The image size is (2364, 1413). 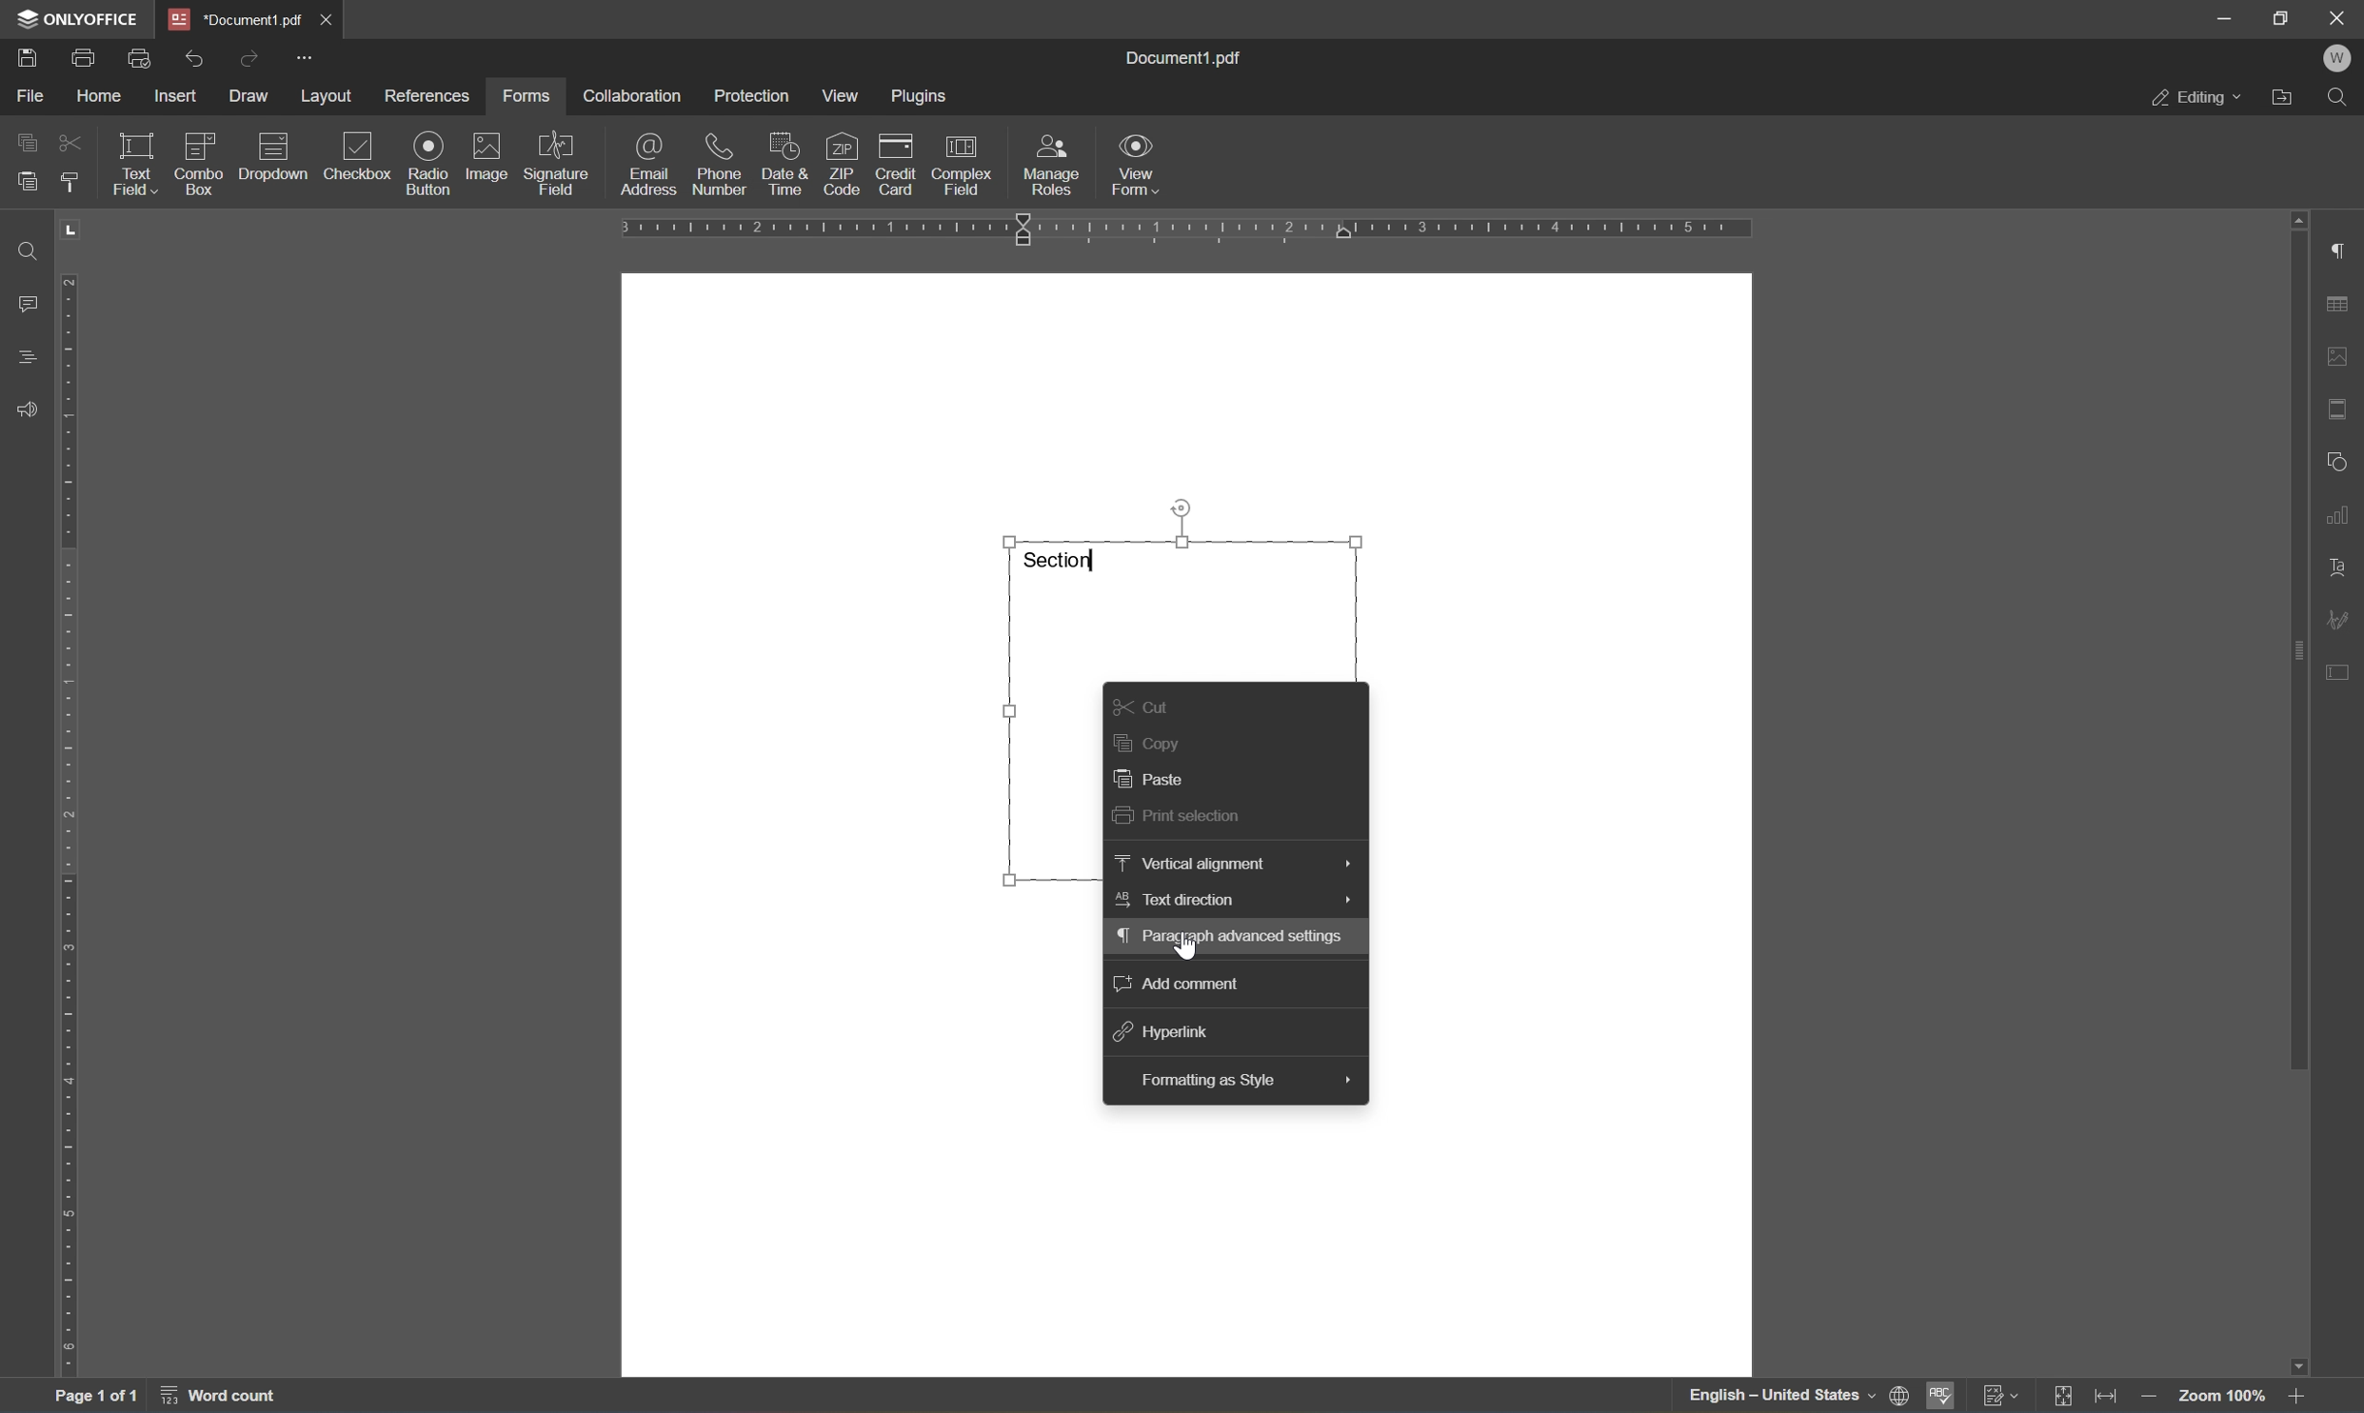 What do you see at coordinates (2004, 1396) in the screenshot?
I see `track changes` at bounding box center [2004, 1396].